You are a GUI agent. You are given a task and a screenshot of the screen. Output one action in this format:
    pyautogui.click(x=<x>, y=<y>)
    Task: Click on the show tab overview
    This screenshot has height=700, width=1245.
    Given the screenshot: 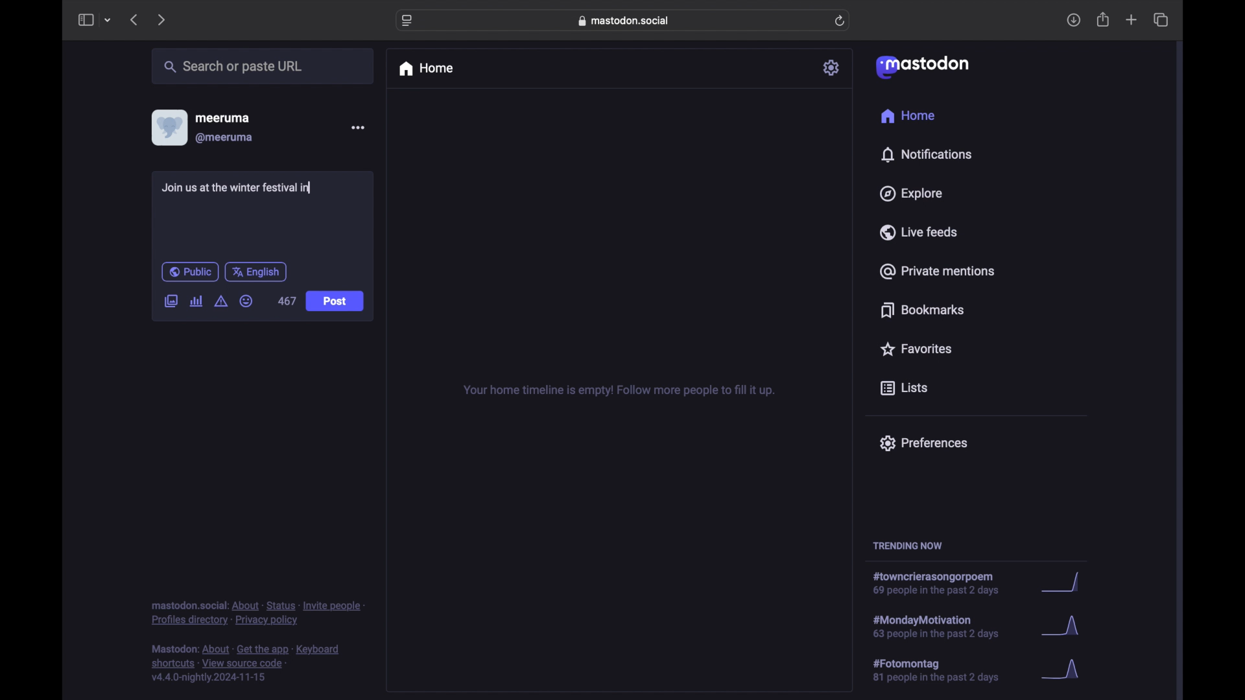 What is the action you would take?
    pyautogui.click(x=1161, y=20)
    